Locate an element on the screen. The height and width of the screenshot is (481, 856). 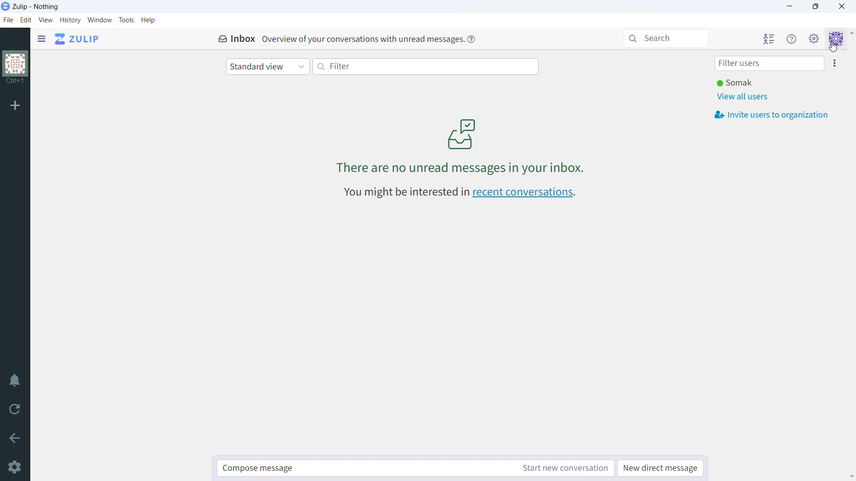
invite users to organization is located at coordinates (835, 63).